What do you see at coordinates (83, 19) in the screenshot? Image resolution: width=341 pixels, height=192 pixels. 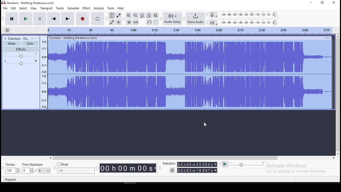 I see `record` at bounding box center [83, 19].